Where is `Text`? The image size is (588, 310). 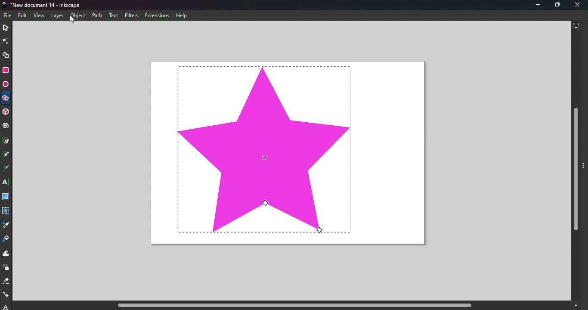
Text is located at coordinates (114, 15).